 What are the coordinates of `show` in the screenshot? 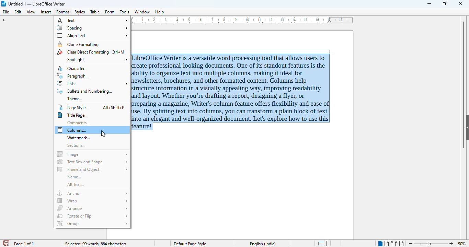 It's located at (466, 127).